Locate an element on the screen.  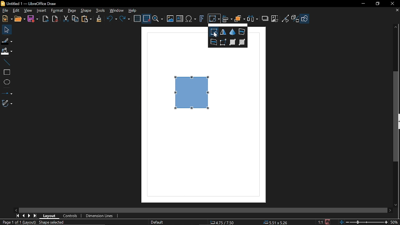
Toggle extrusion is located at coordinates (295, 18).